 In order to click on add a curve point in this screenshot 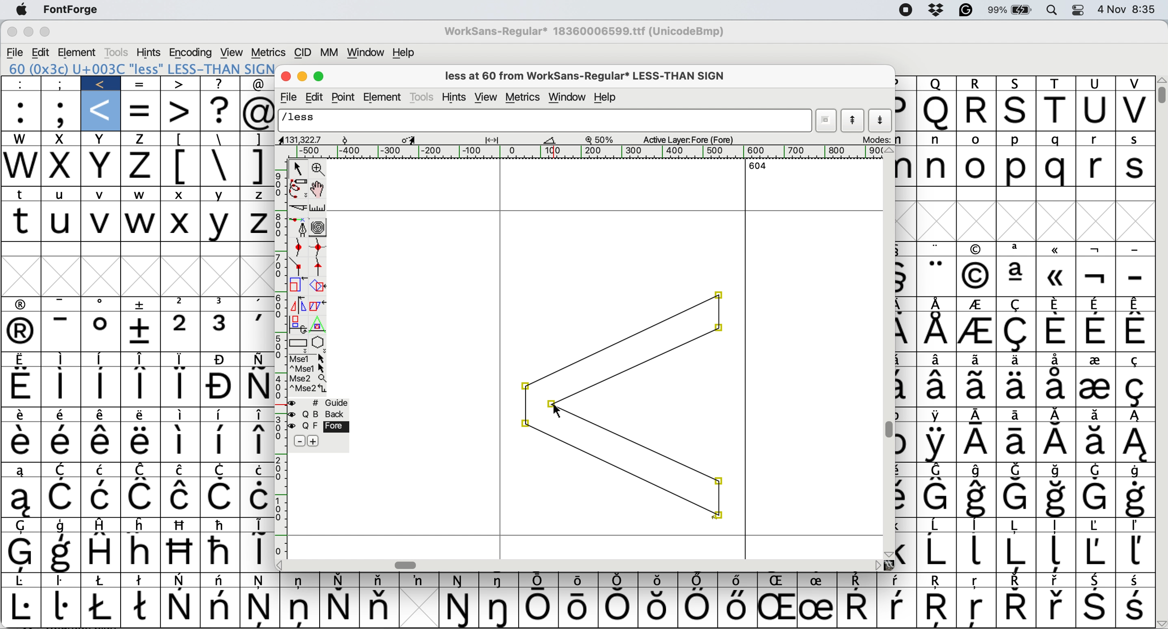, I will do `click(299, 246)`.